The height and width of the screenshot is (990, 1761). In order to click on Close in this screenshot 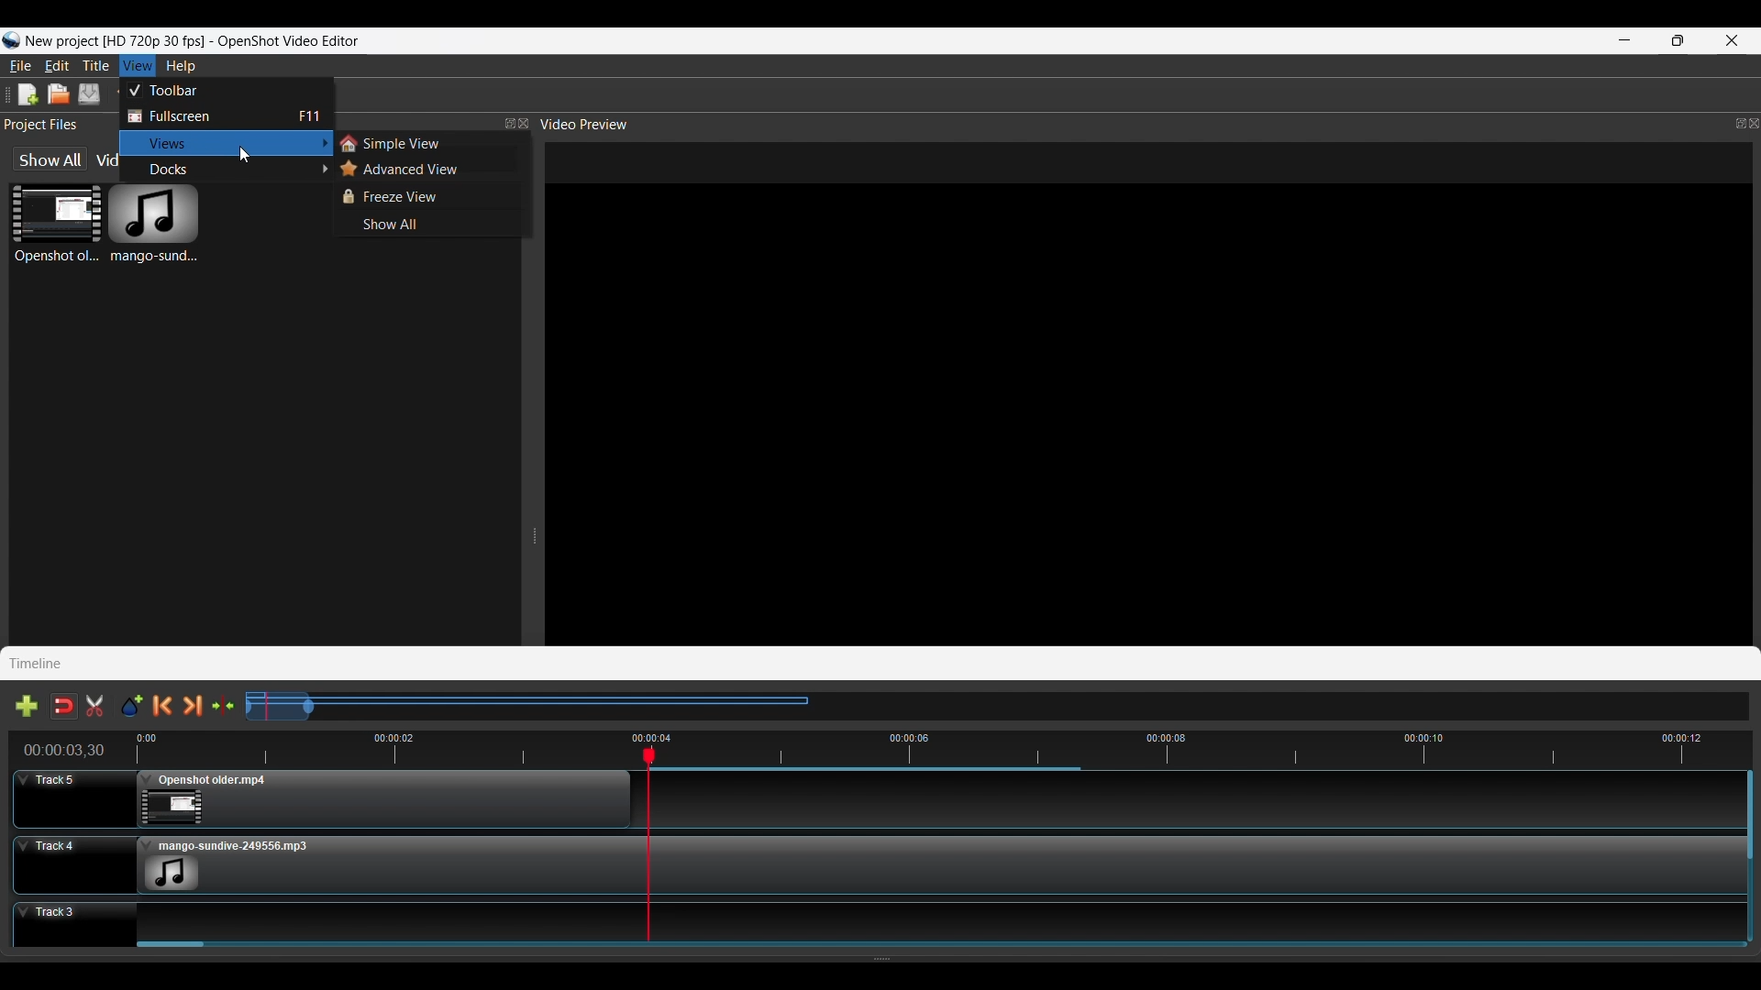, I will do `click(1750, 126)`.